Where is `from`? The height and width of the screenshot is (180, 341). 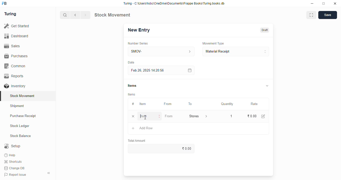
from is located at coordinates (169, 116).